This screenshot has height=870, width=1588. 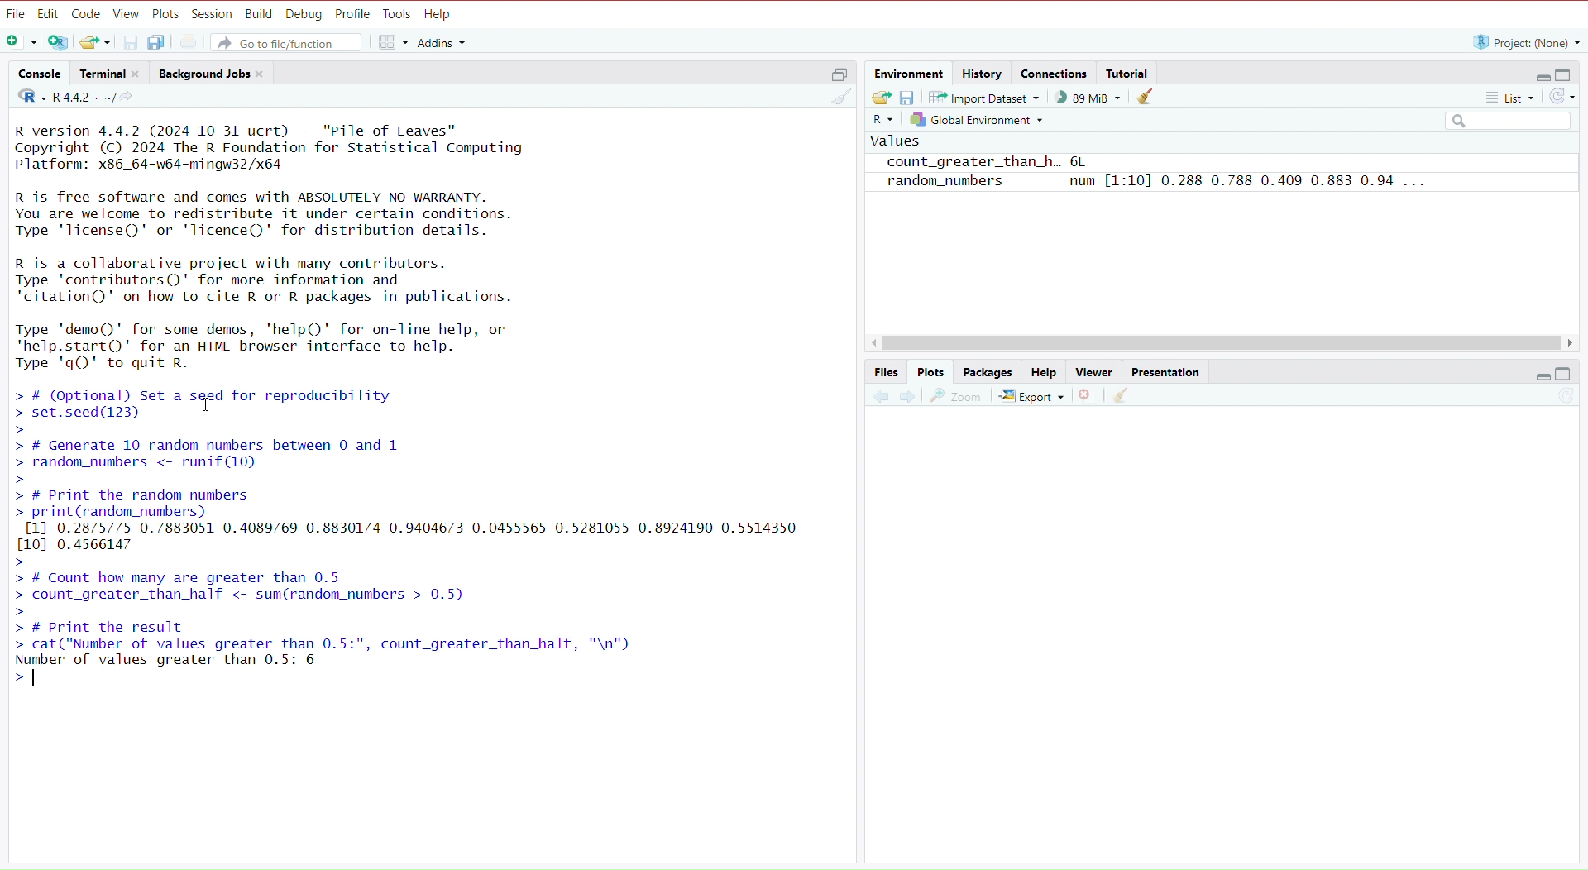 What do you see at coordinates (188, 41) in the screenshot?
I see `Print` at bounding box center [188, 41].